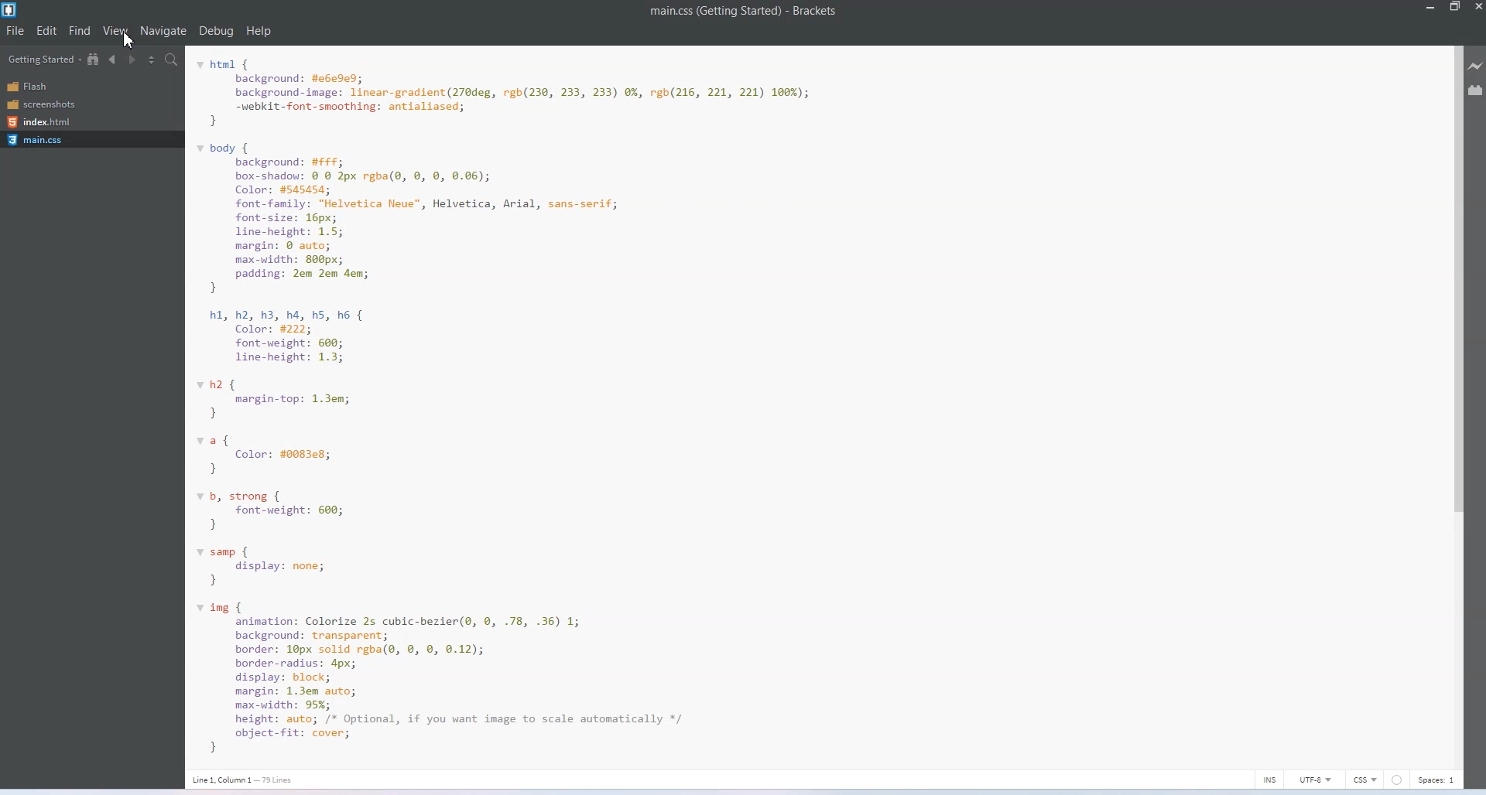 This screenshot has width=1486, height=795. What do you see at coordinates (1477, 65) in the screenshot?
I see `Live Preview` at bounding box center [1477, 65].